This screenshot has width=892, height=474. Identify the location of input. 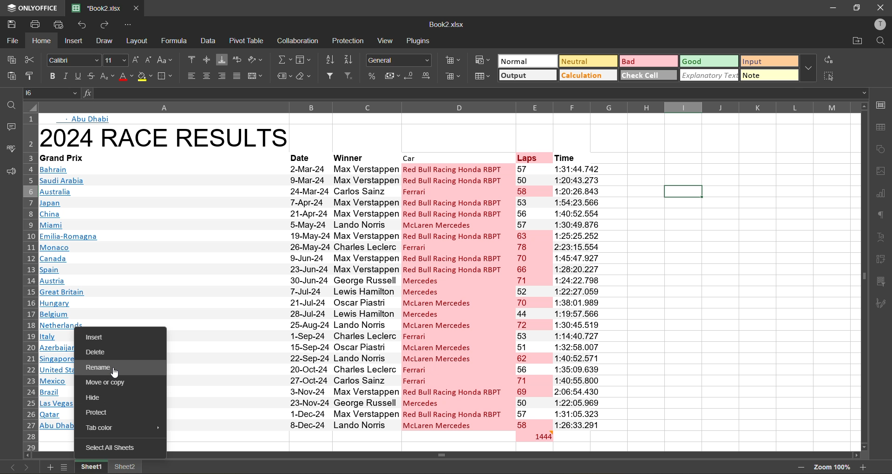
(767, 62).